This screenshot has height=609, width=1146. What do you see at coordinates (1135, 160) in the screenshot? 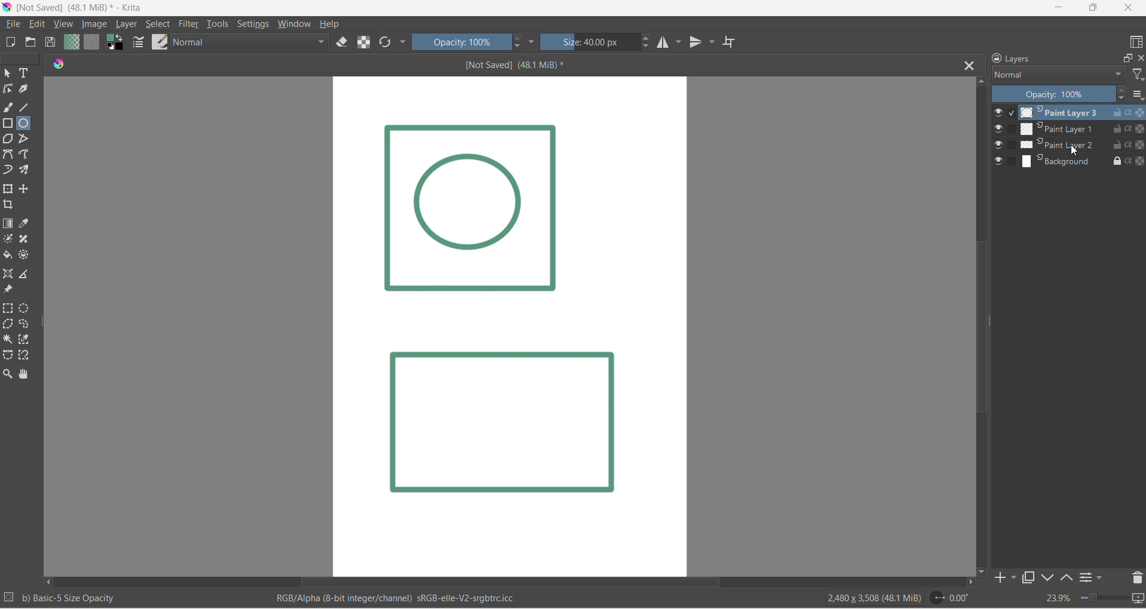
I see `preserve alpha` at bounding box center [1135, 160].